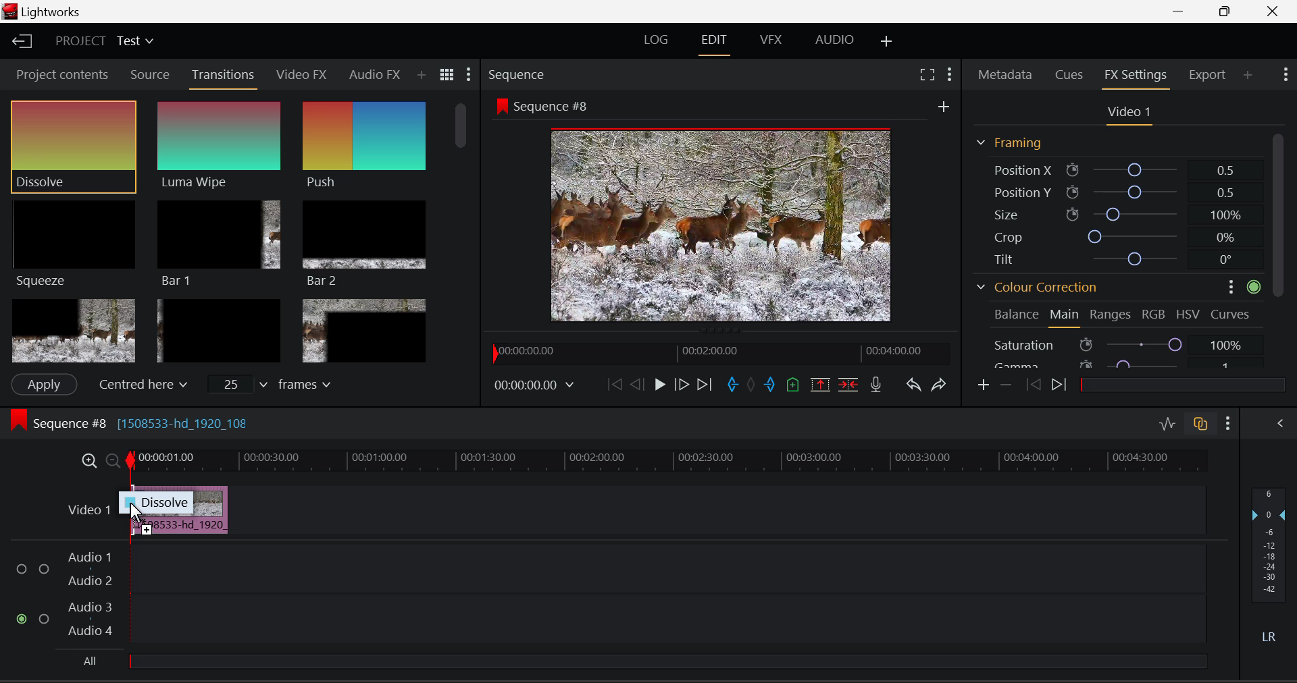  What do you see at coordinates (89, 557) in the screenshot?
I see `Audio 1` at bounding box center [89, 557].